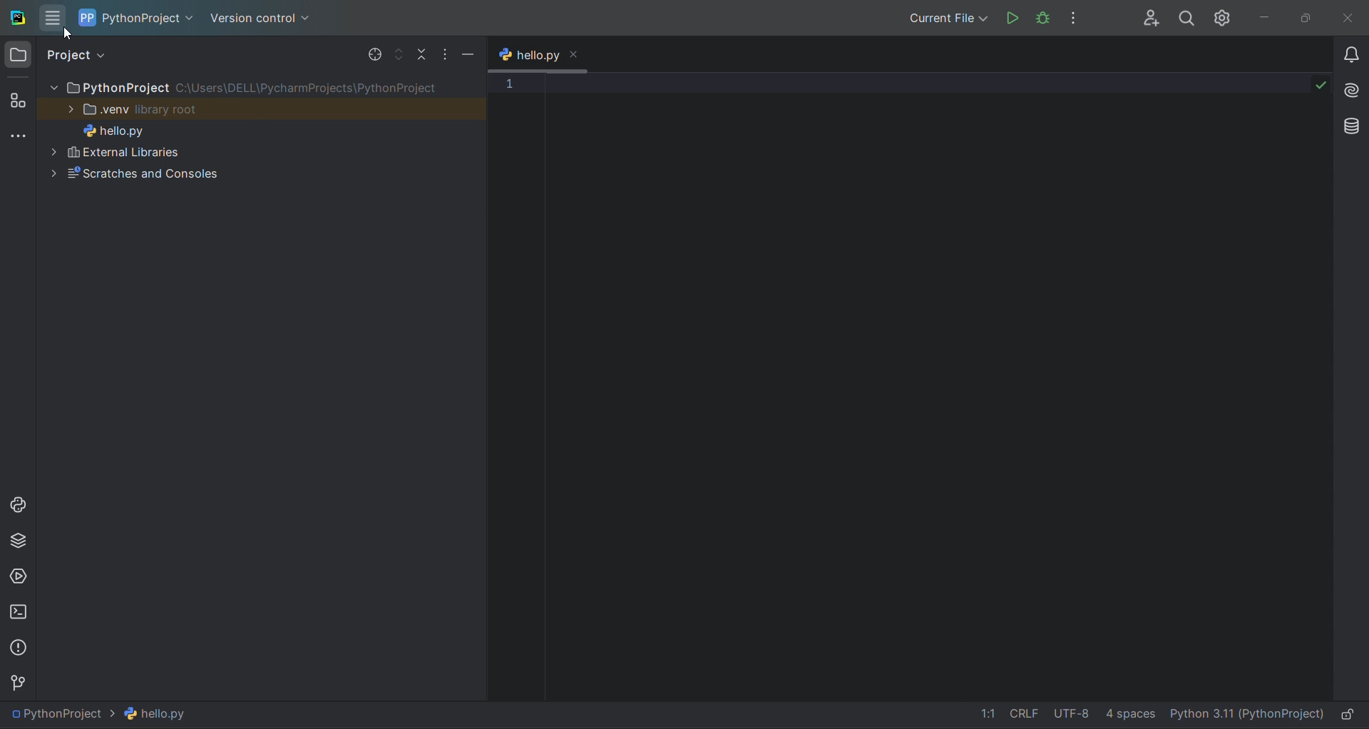 This screenshot has width=1369, height=729. What do you see at coordinates (471, 56) in the screenshot?
I see `minimize` at bounding box center [471, 56].